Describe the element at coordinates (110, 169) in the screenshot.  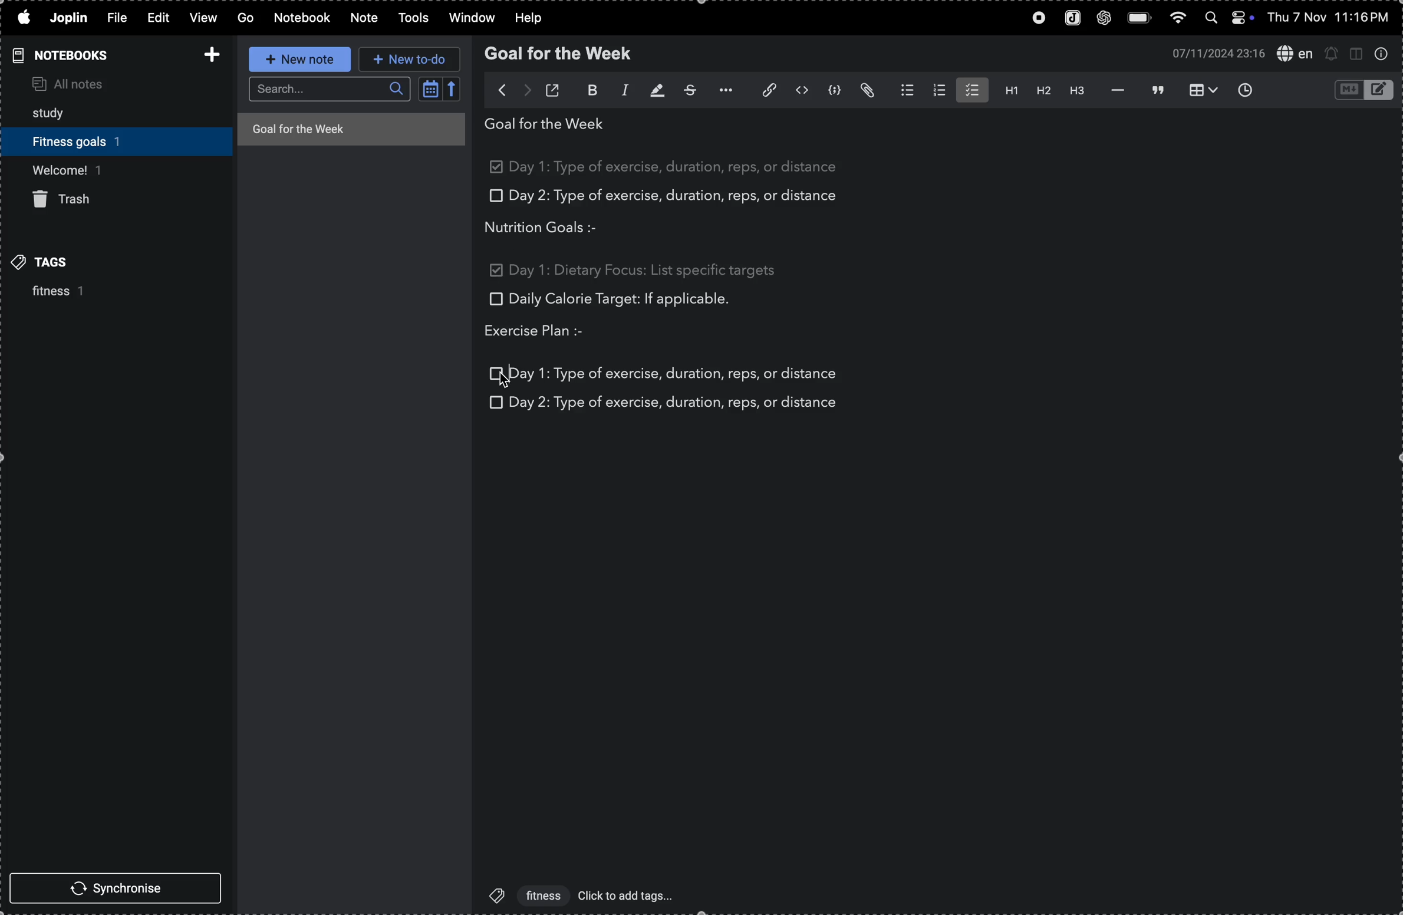
I see `welcome 1` at that location.